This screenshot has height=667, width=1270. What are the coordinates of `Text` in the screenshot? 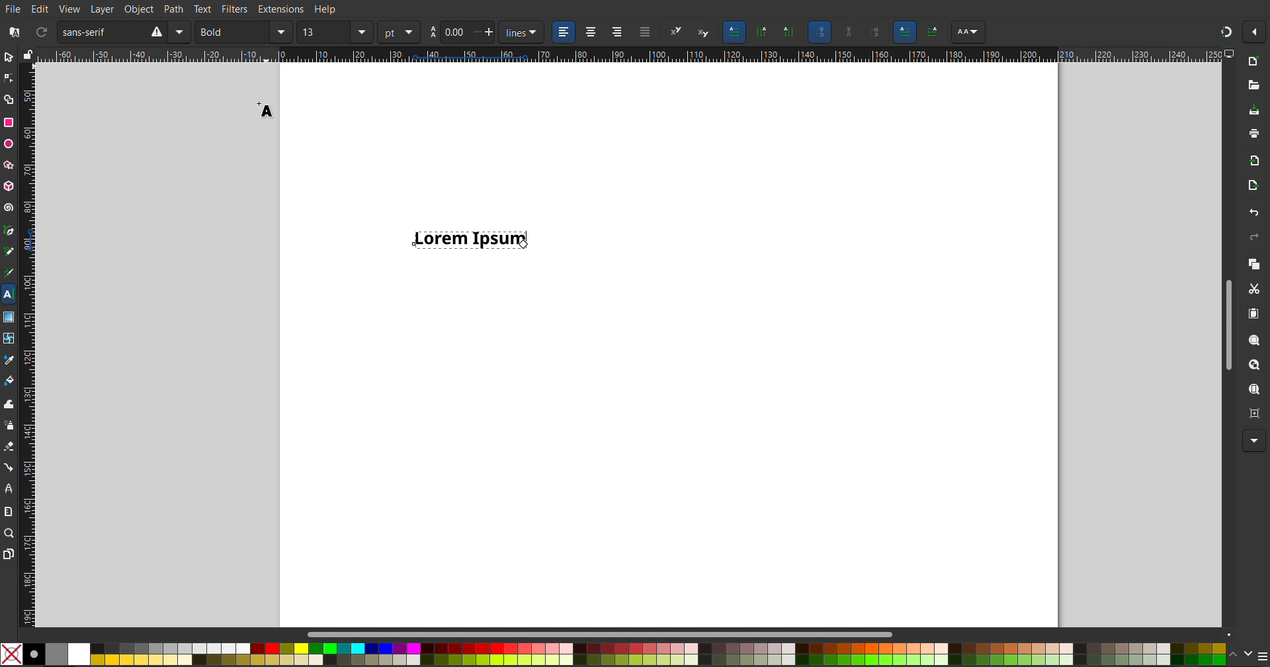 It's located at (203, 9).